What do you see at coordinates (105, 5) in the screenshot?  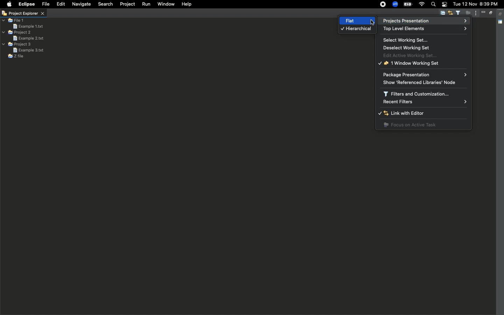 I see `Search` at bounding box center [105, 5].